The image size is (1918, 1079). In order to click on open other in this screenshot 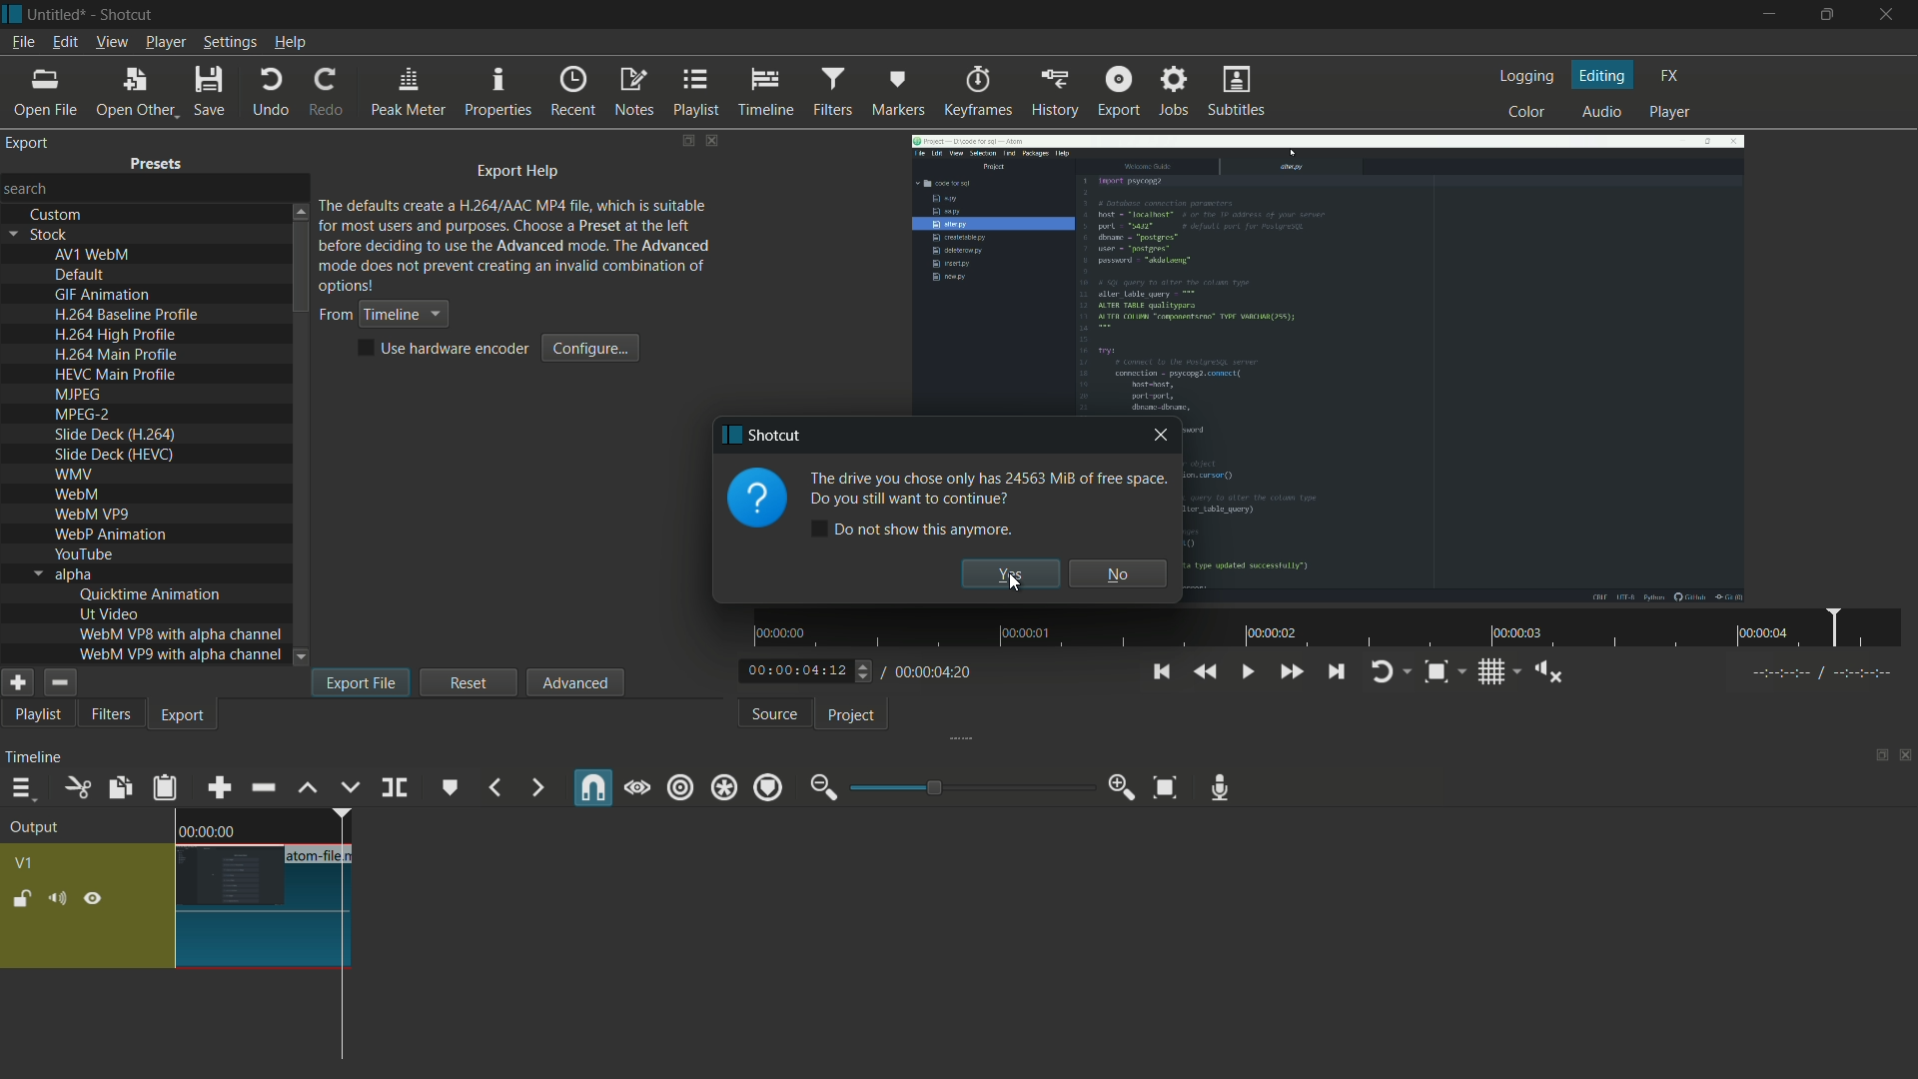, I will do `click(136, 91)`.